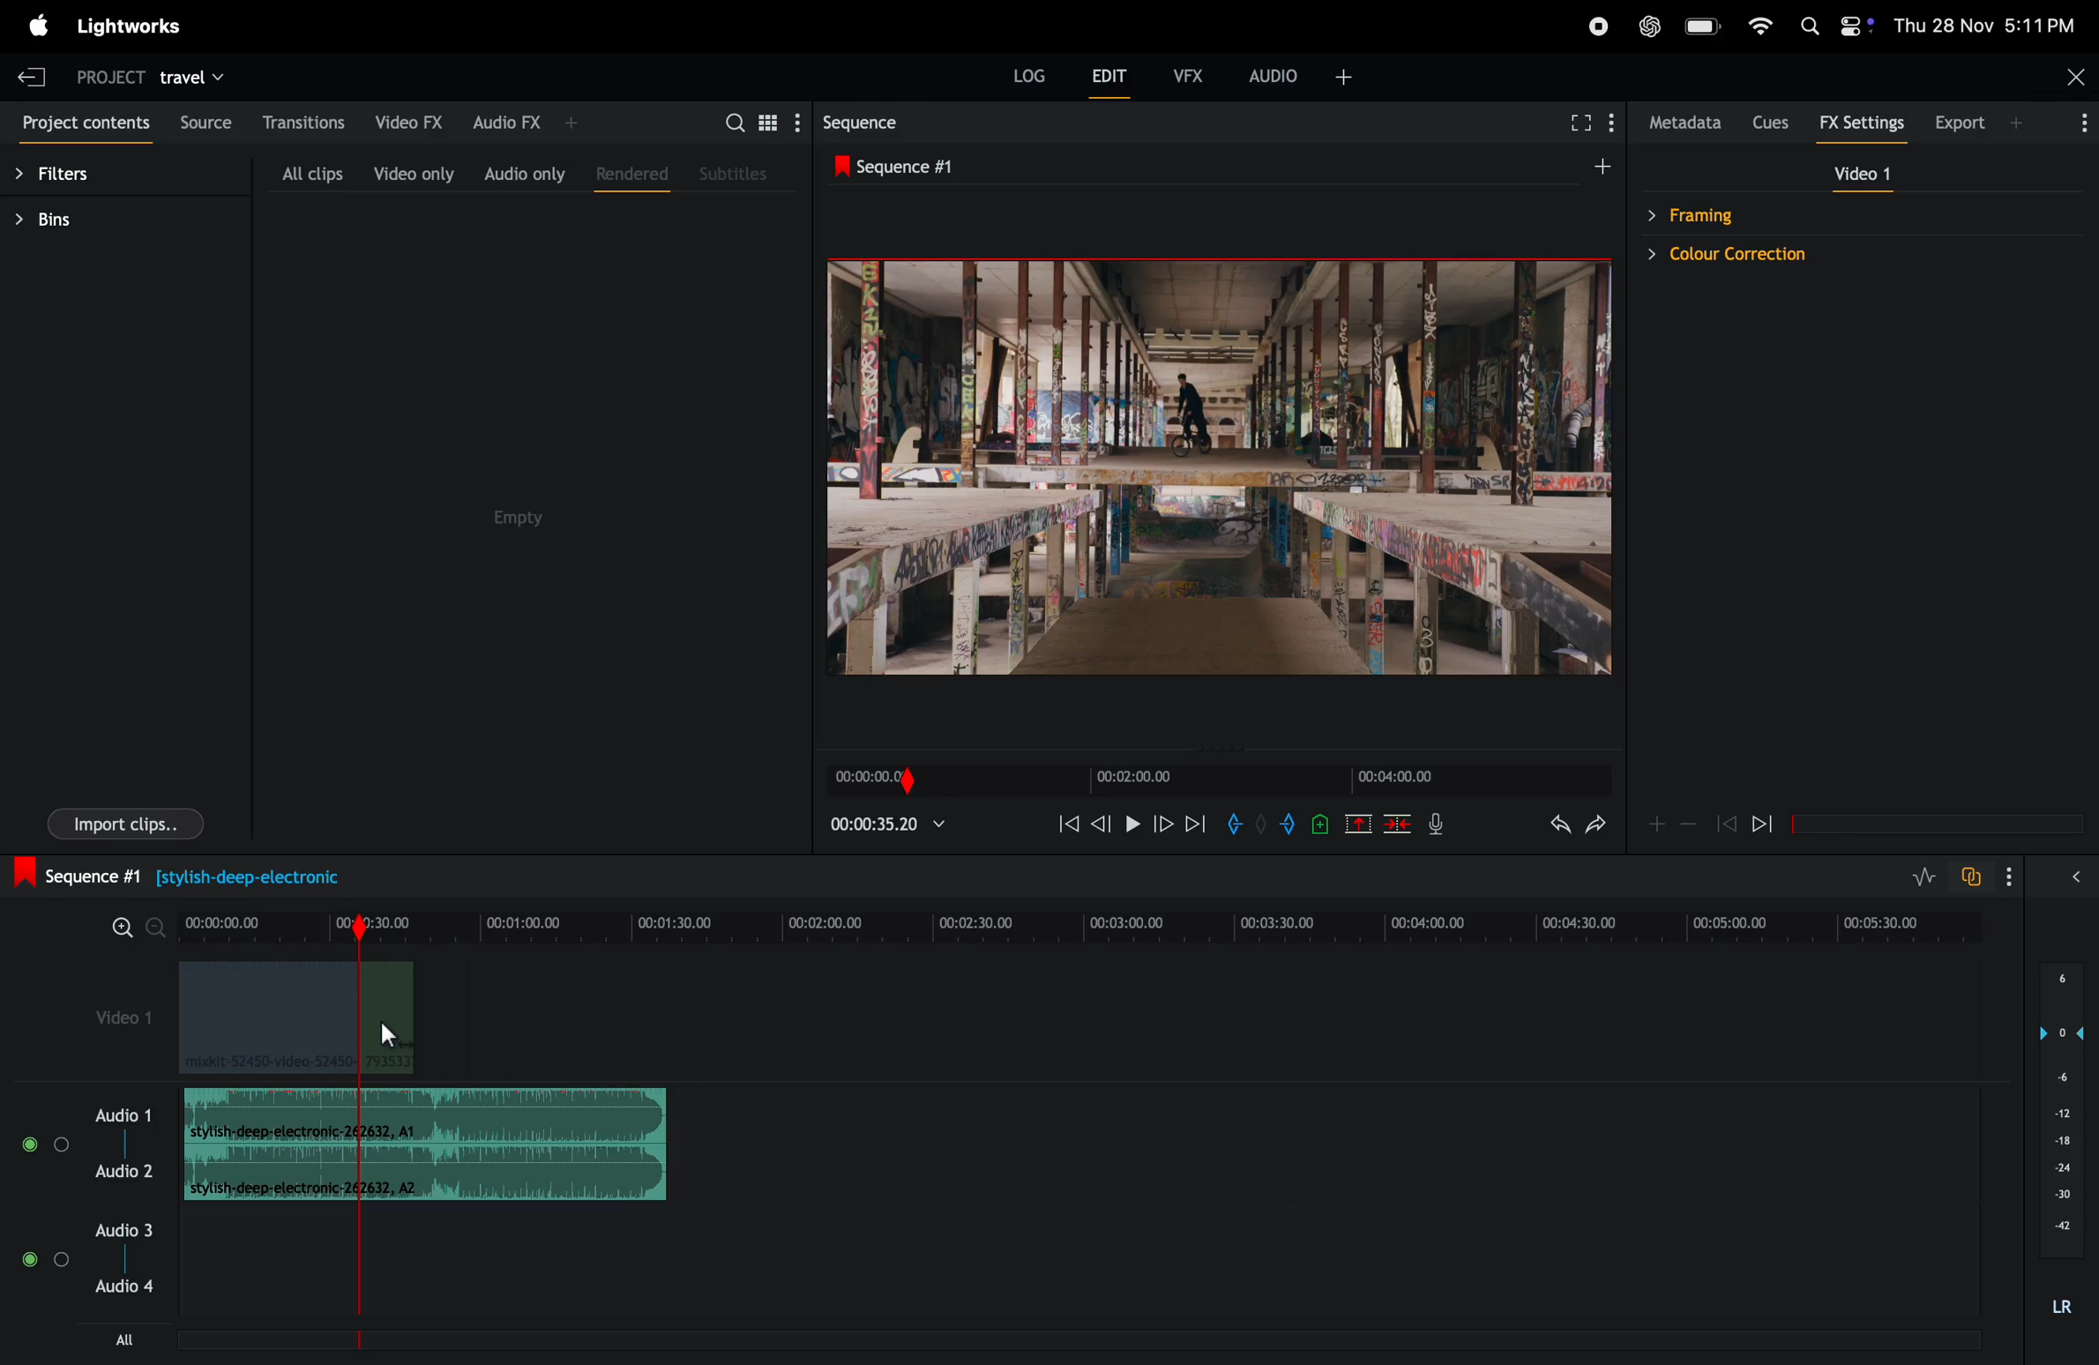 The image size is (2099, 1365). What do you see at coordinates (1969, 122) in the screenshot?
I see `export` at bounding box center [1969, 122].